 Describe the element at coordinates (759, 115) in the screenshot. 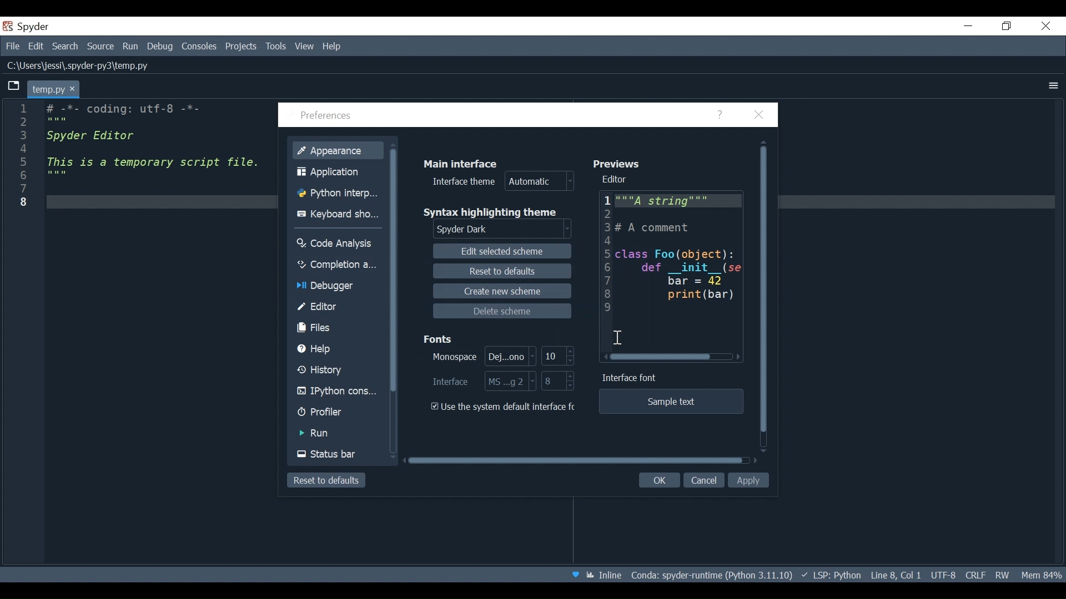

I see `Close` at that location.